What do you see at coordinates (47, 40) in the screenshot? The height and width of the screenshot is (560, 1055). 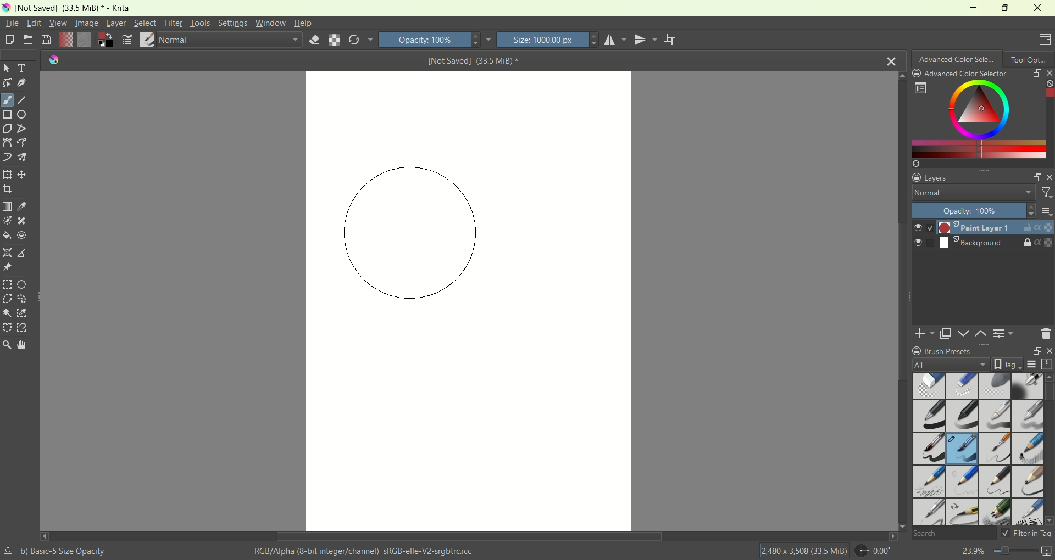 I see `save` at bounding box center [47, 40].